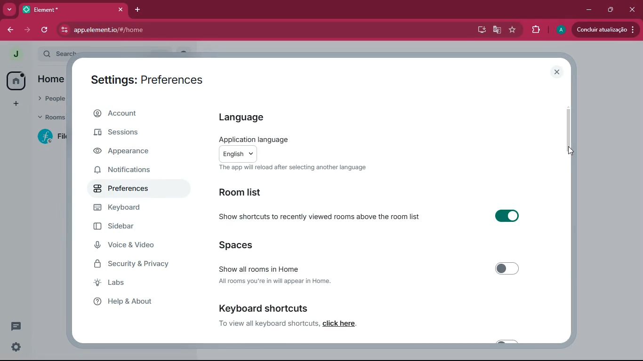 This screenshot has height=361, width=643. Describe the element at coordinates (26, 30) in the screenshot. I see `forward` at that location.